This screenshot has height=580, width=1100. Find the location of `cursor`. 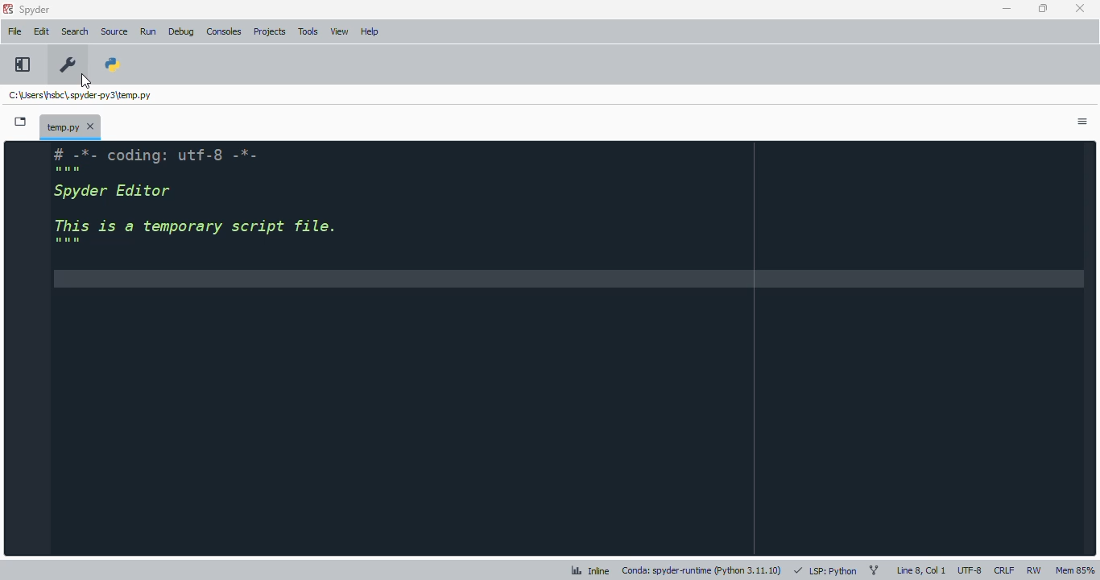

cursor is located at coordinates (86, 81).